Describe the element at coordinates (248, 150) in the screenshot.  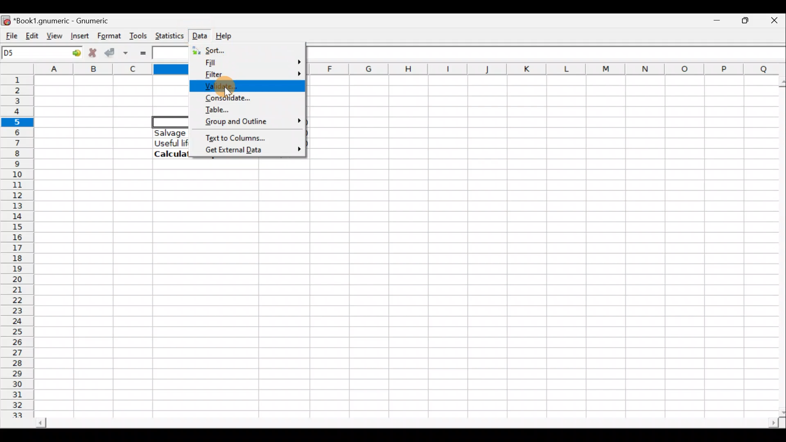
I see `Get external data` at that location.